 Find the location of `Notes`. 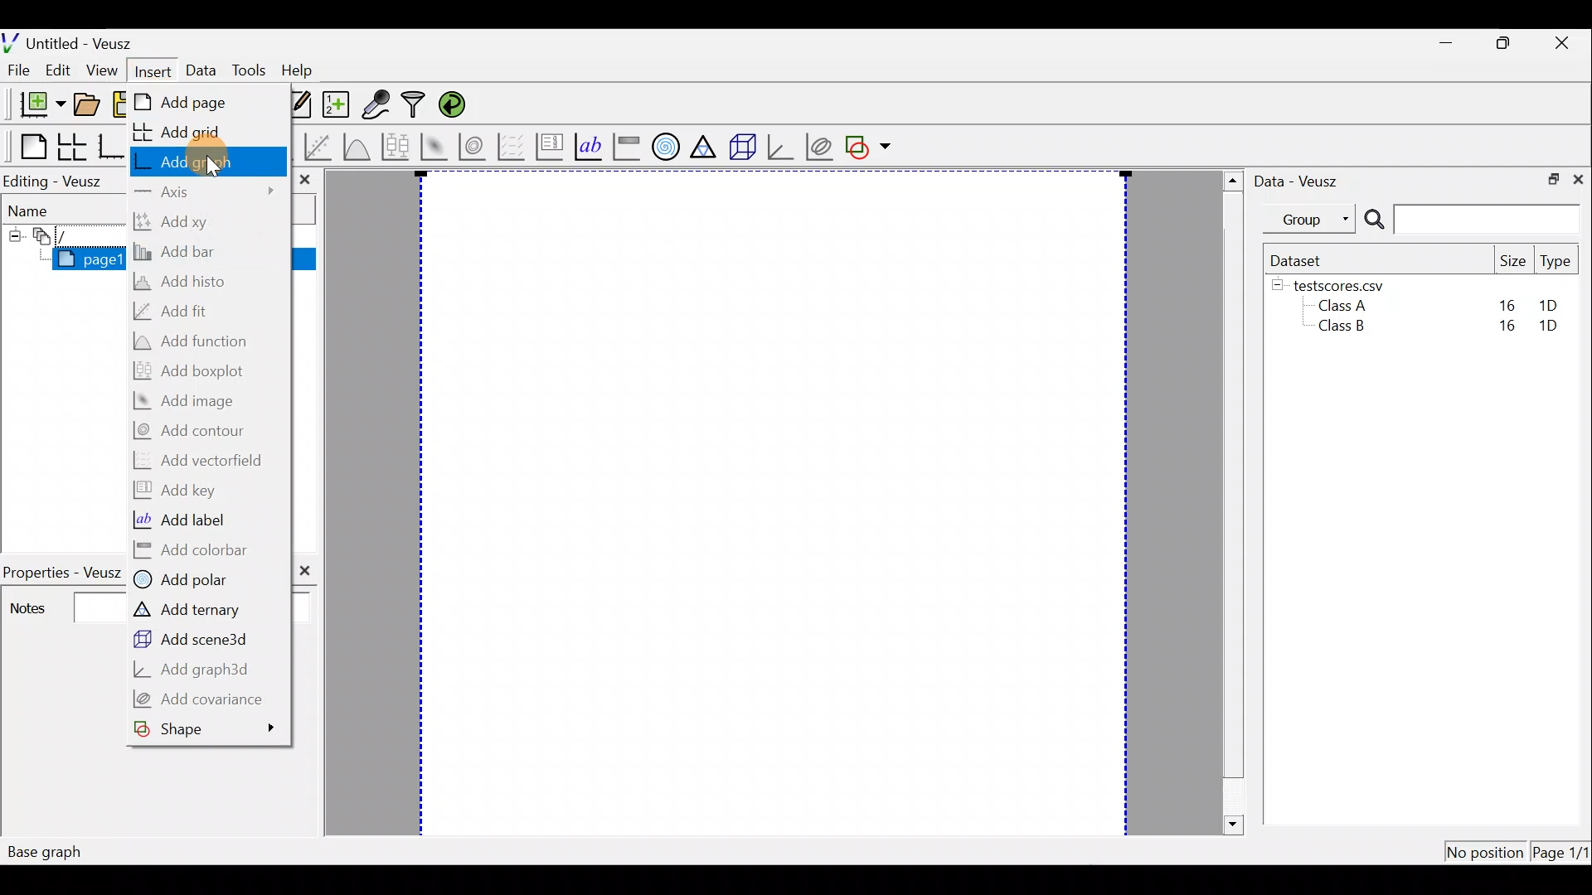

Notes is located at coordinates (56, 606).